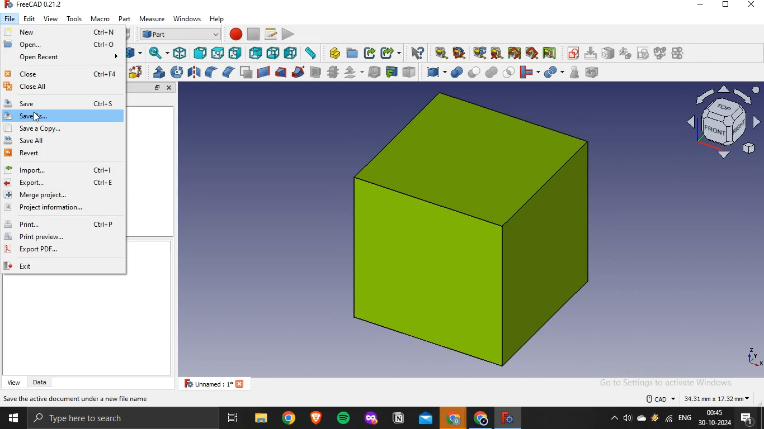  I want to click on macro, so click(100, 19).